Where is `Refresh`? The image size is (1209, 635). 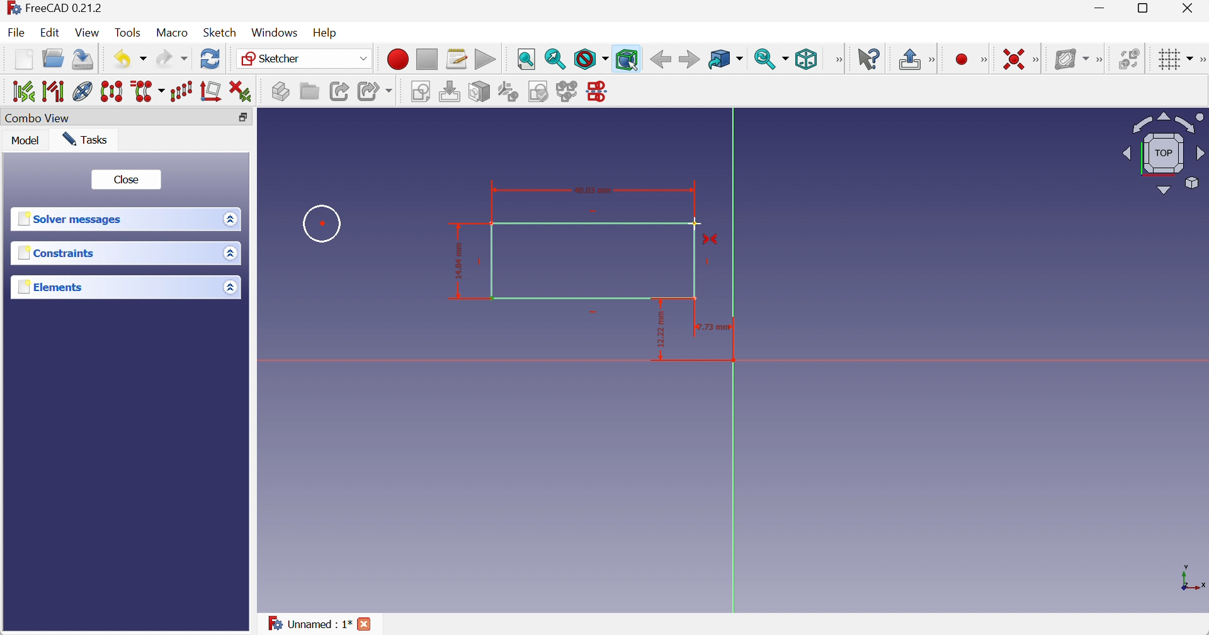
Refresh is located at coordinates (211, 58).